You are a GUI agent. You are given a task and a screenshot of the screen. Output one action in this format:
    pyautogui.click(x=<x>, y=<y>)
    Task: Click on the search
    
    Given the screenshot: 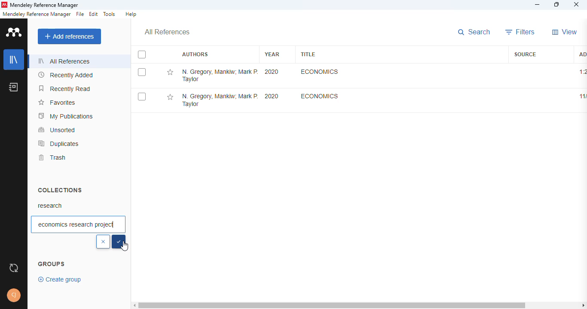 What is the action you would take?
    pyautogui.click(x=475, y=33)
    